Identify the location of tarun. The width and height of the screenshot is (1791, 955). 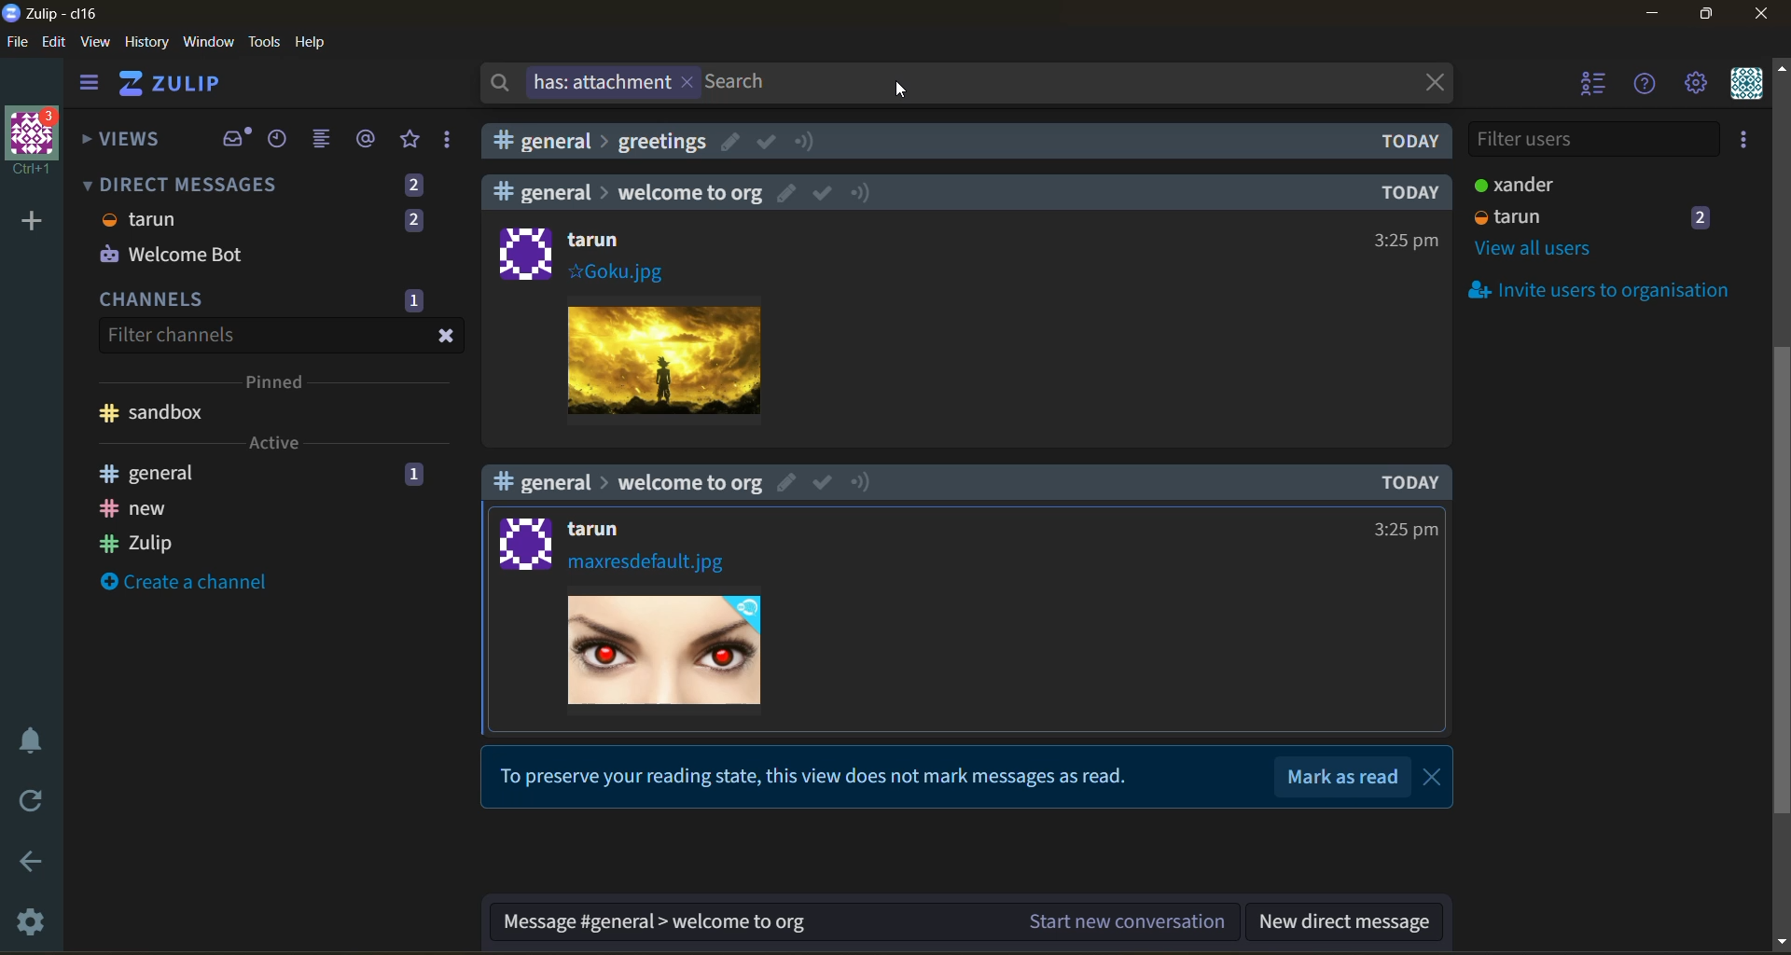
(601, 530).